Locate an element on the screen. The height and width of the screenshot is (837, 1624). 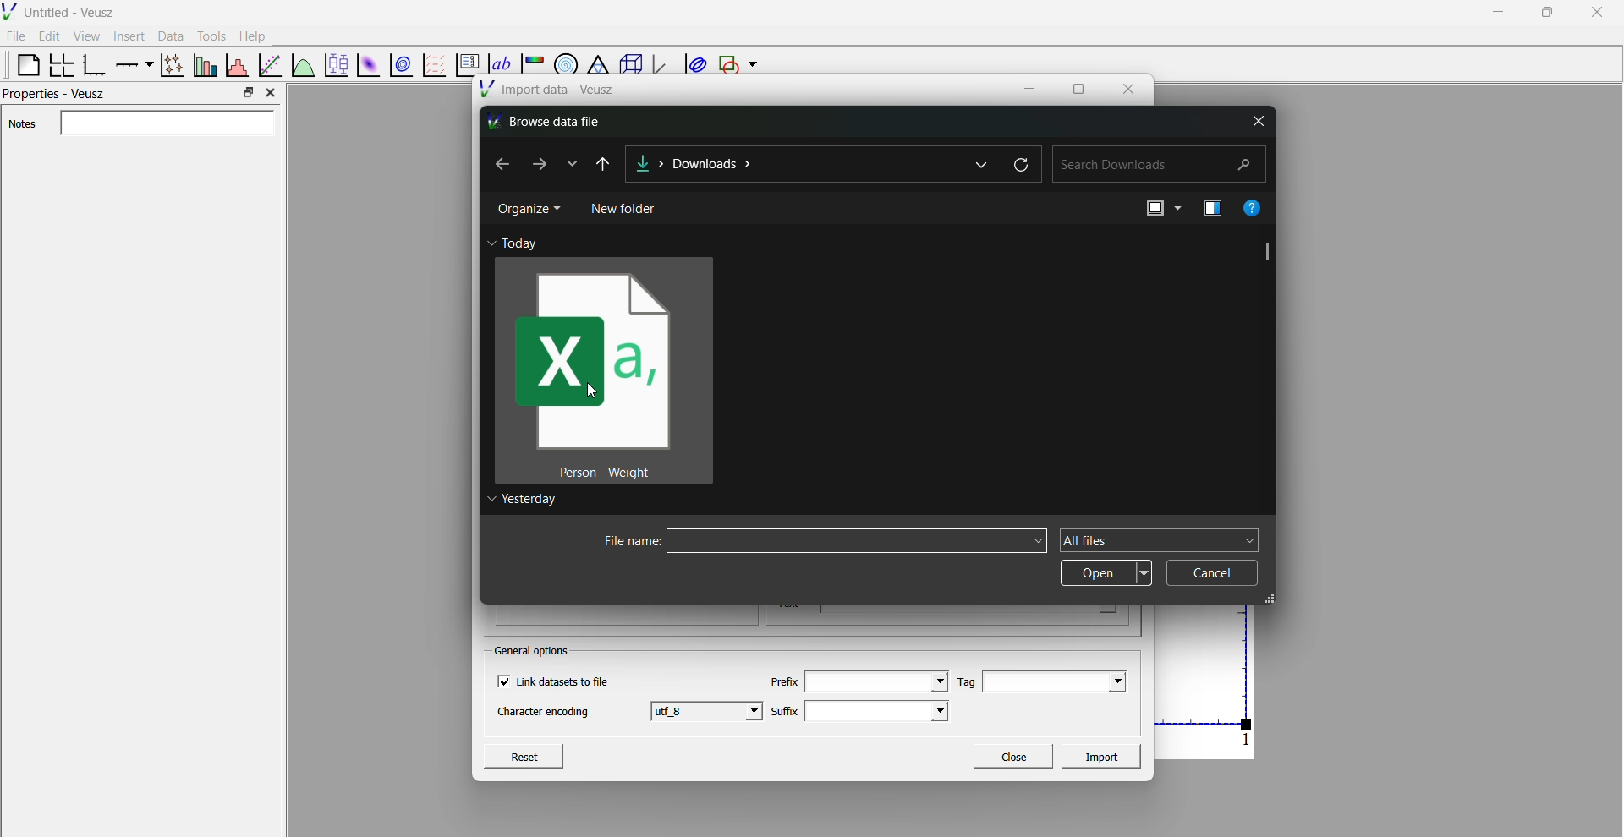
dropdown is located at coordinates (1248, 539).